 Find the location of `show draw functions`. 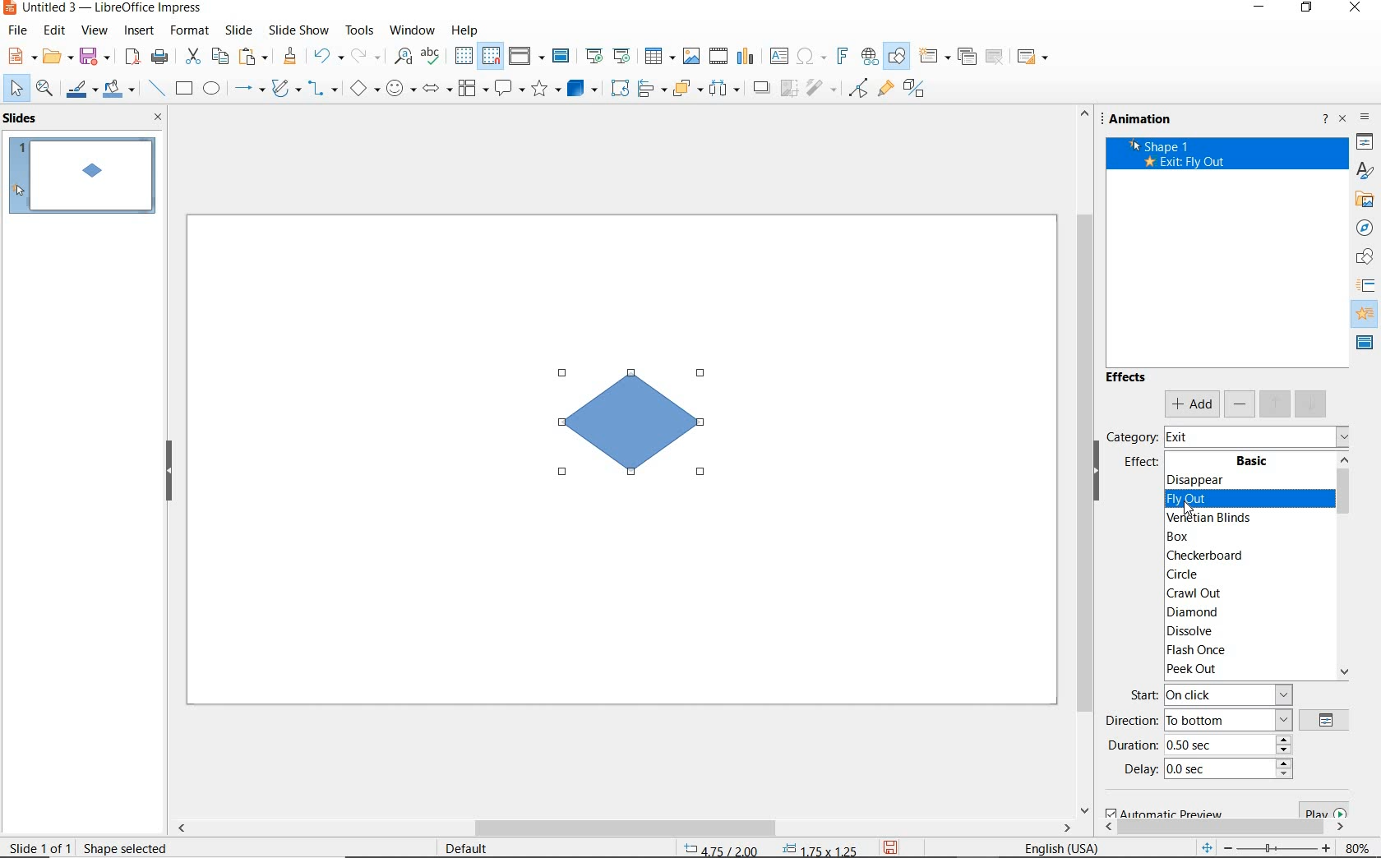

show draw functions is located at coordinates (896, 57).